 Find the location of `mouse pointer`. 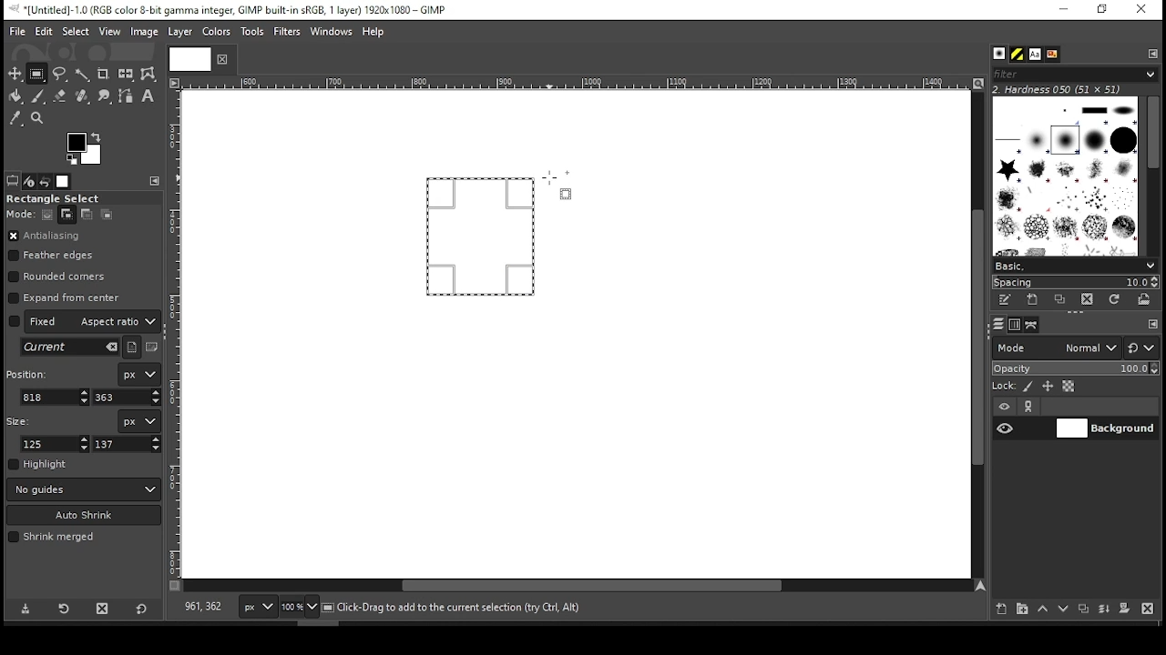

mouse pointer is located at coordinates (556, 184).